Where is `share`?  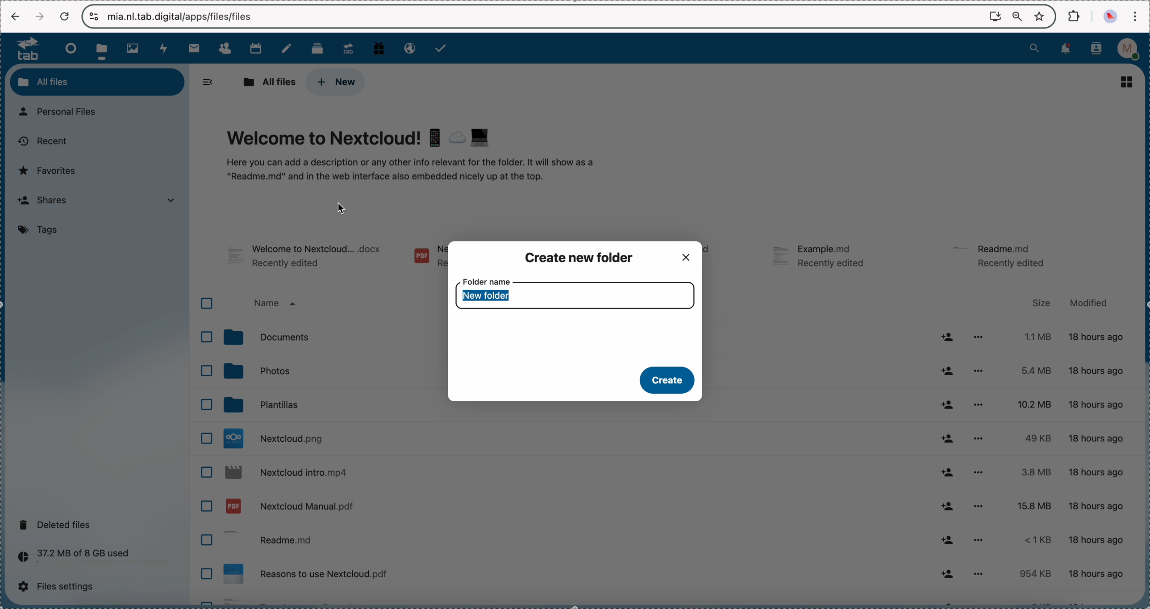 share is located at coordinates (948, 440).